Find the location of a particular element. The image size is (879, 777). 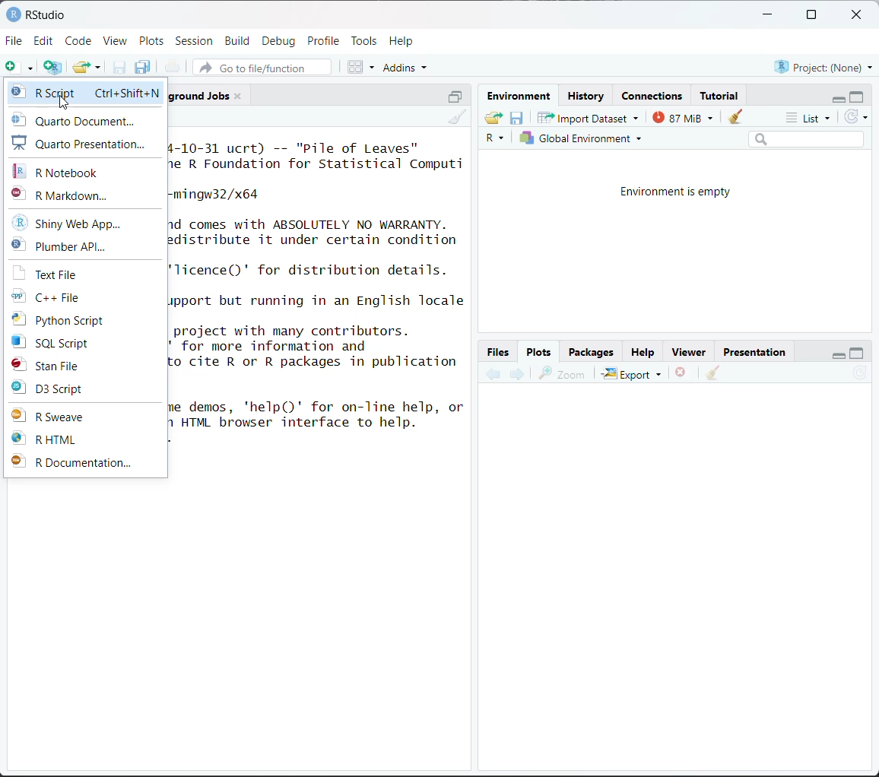

Environment is empty is located at coordinates (677, 192).